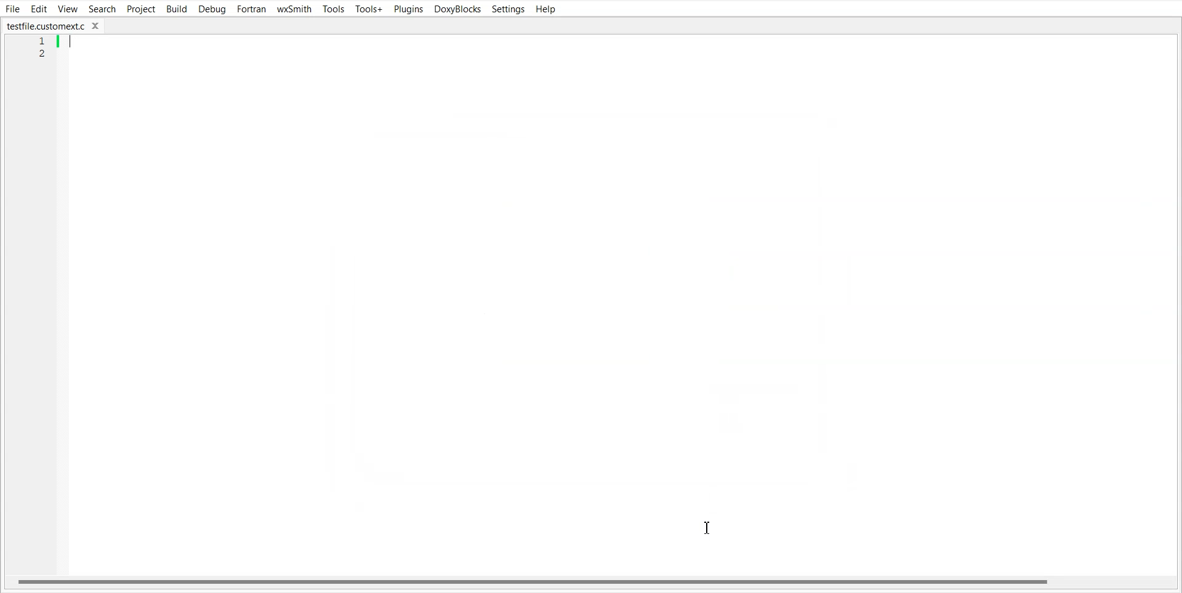  What do you see at coordinates (102, 9) in the screenshot?
I see `Search` at bounding box center [102, 9].